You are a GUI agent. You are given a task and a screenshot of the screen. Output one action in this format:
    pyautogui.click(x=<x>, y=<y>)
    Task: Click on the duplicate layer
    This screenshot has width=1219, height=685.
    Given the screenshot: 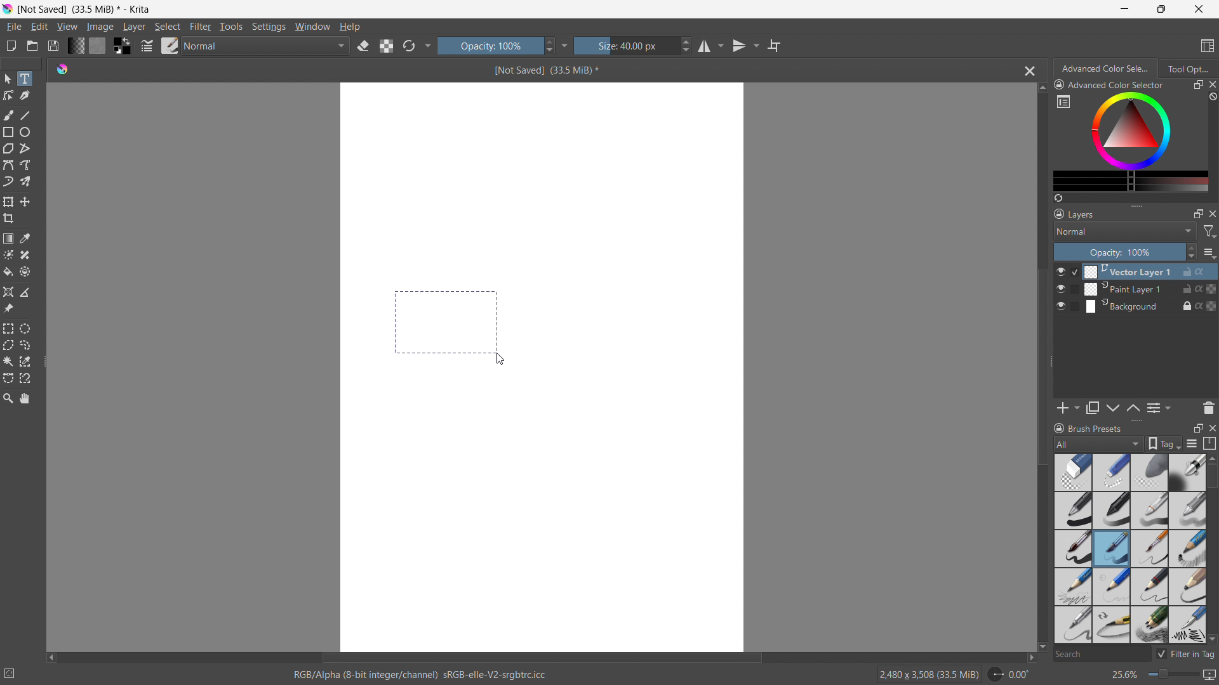 What is the action you would take?
    pyautogui.click(x=1093, y=408)
    